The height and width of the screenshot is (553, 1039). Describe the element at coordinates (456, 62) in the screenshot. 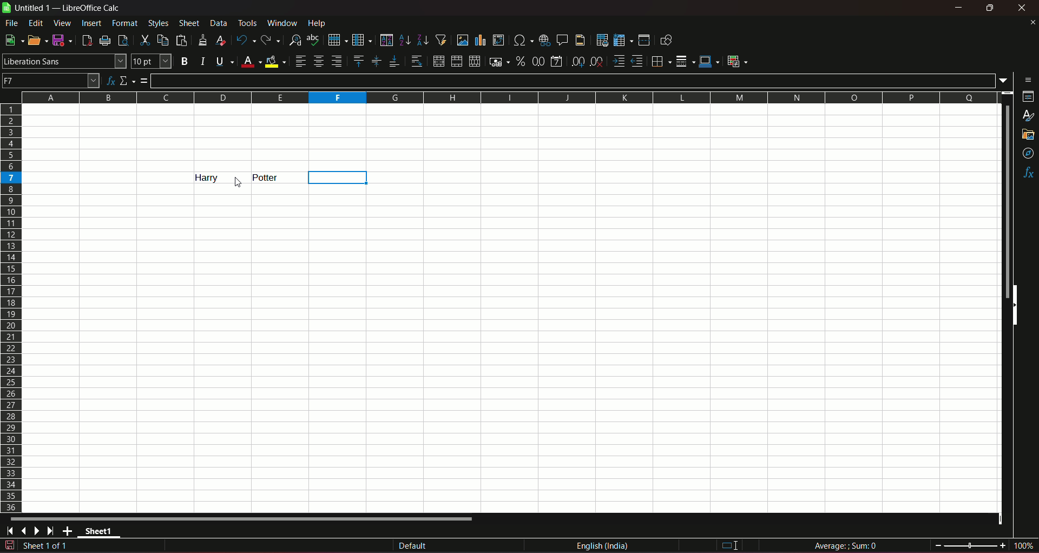

I see `merge` at that location.